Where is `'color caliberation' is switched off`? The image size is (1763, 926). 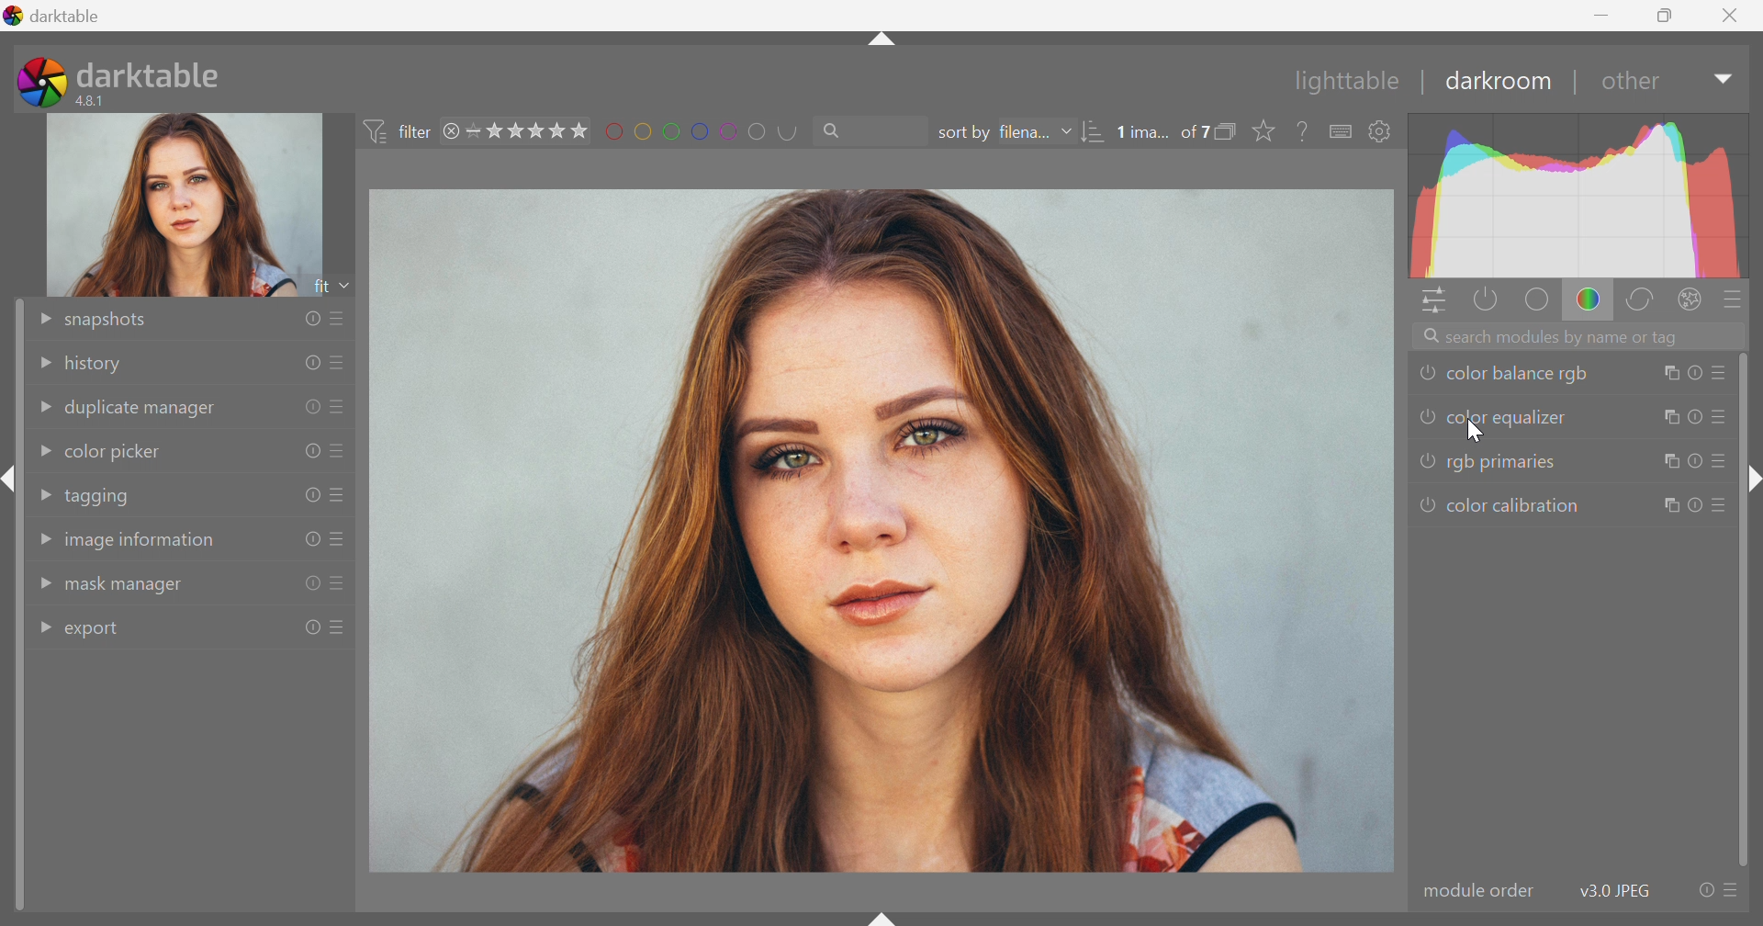
'color caliberation' is switched off is located at coordinates (1426, 505).